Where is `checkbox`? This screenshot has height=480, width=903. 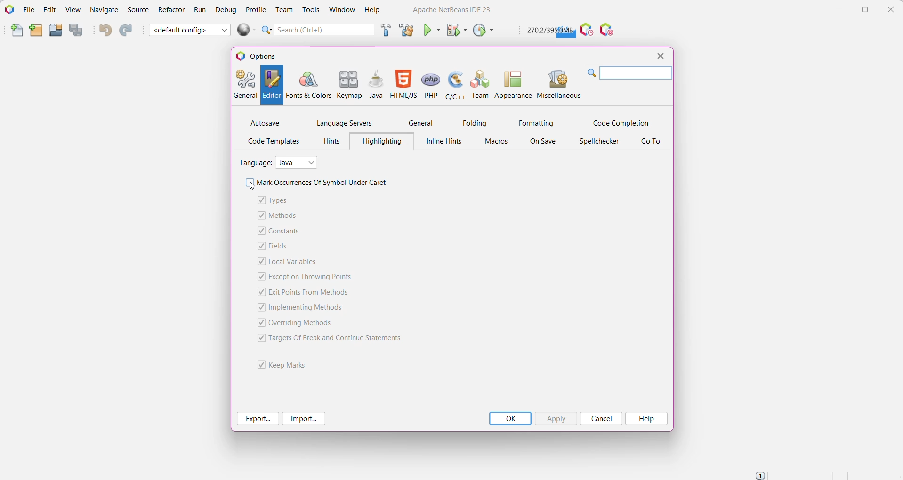
checkbox is located at coordinates (259, 364).